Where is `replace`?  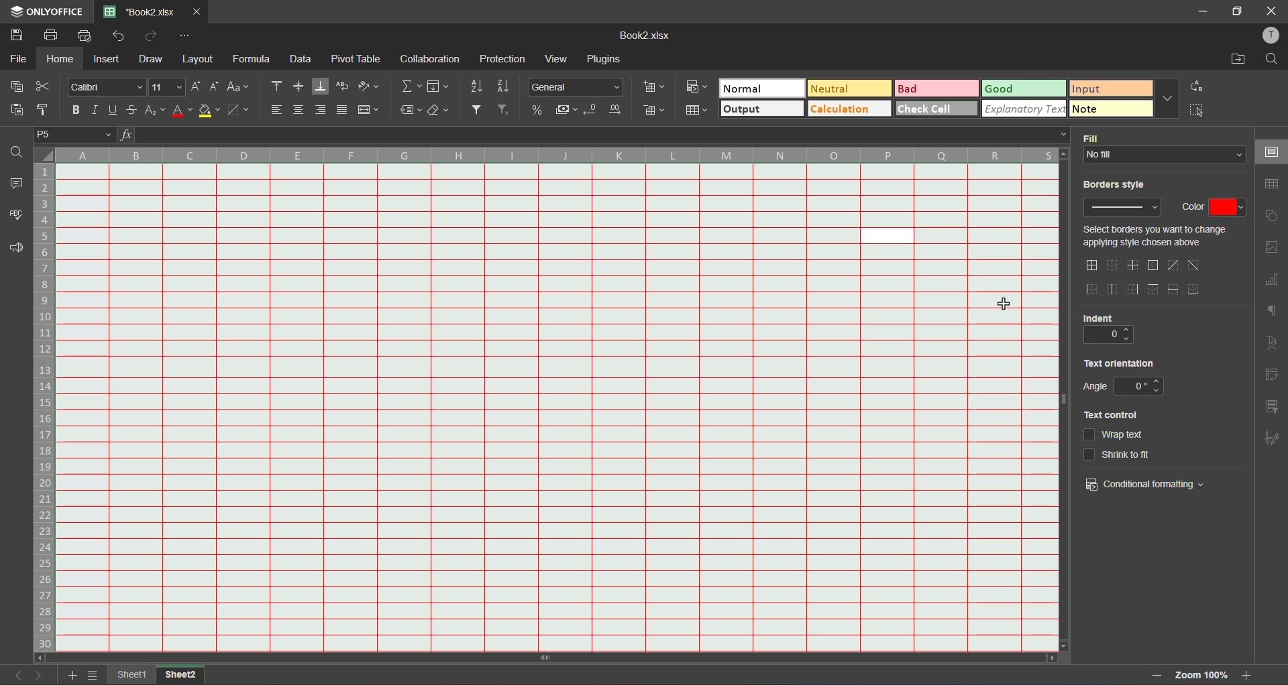
replace is located at coordinates (1195, 88).